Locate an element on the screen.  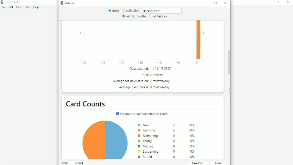
Average for days studied: 2 reviews/day is located at coordinates (142, 81).